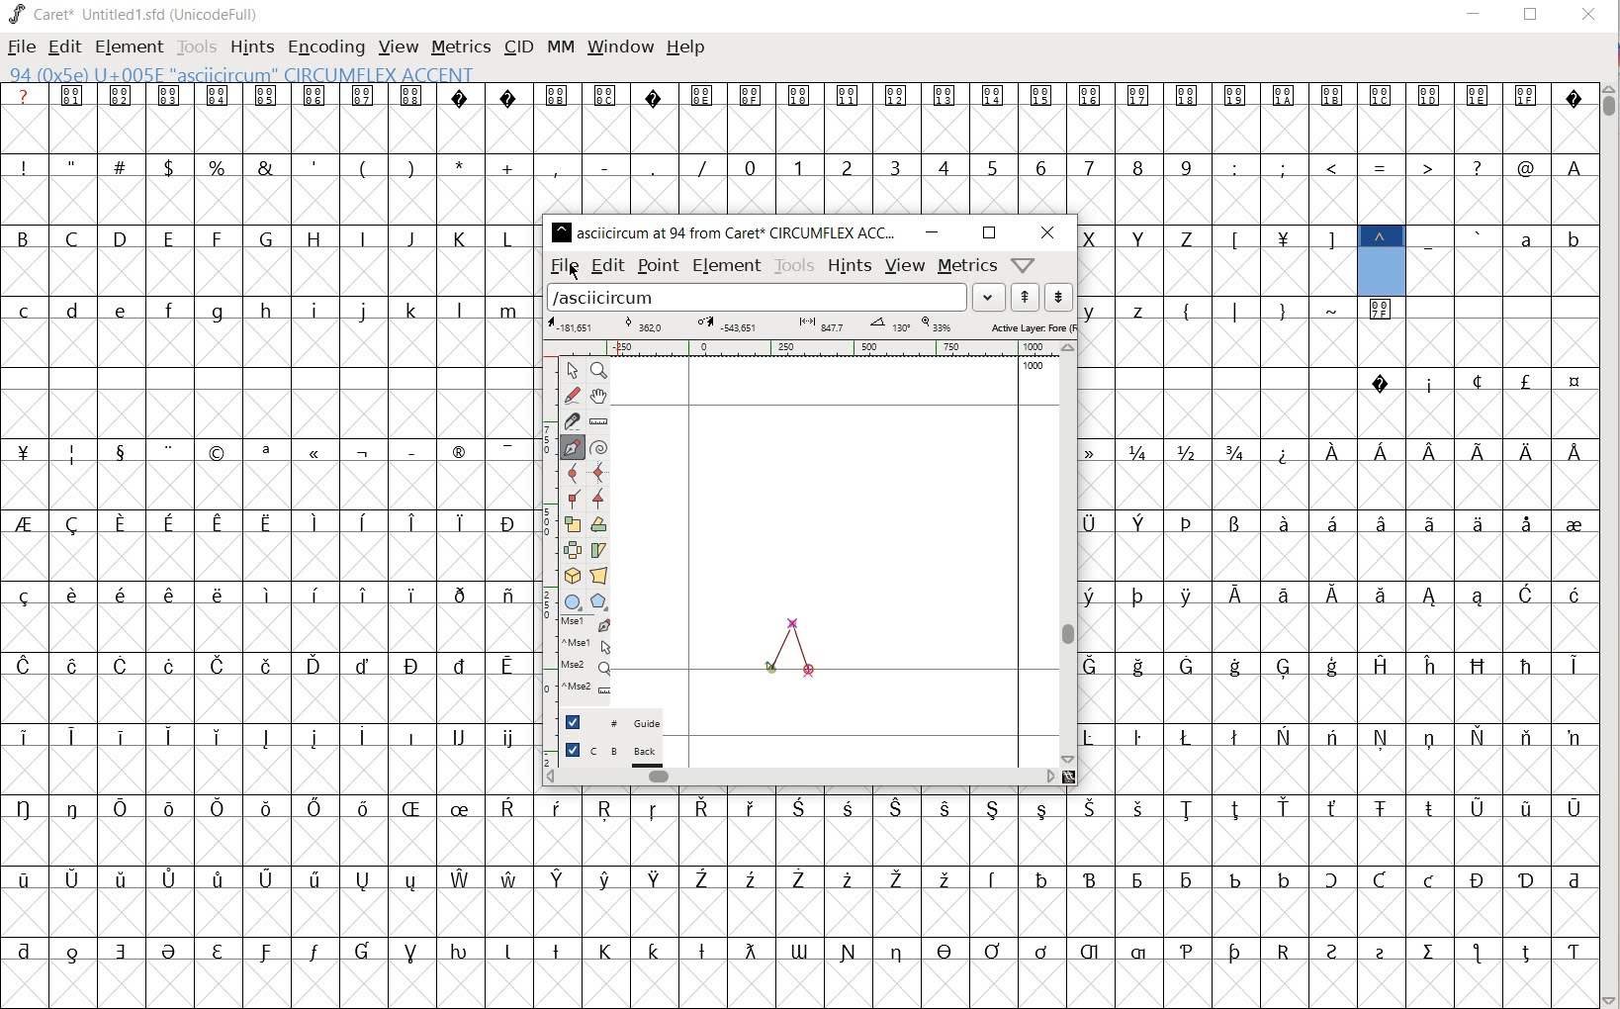  I want to click on scale the selection, so click(572, 524).